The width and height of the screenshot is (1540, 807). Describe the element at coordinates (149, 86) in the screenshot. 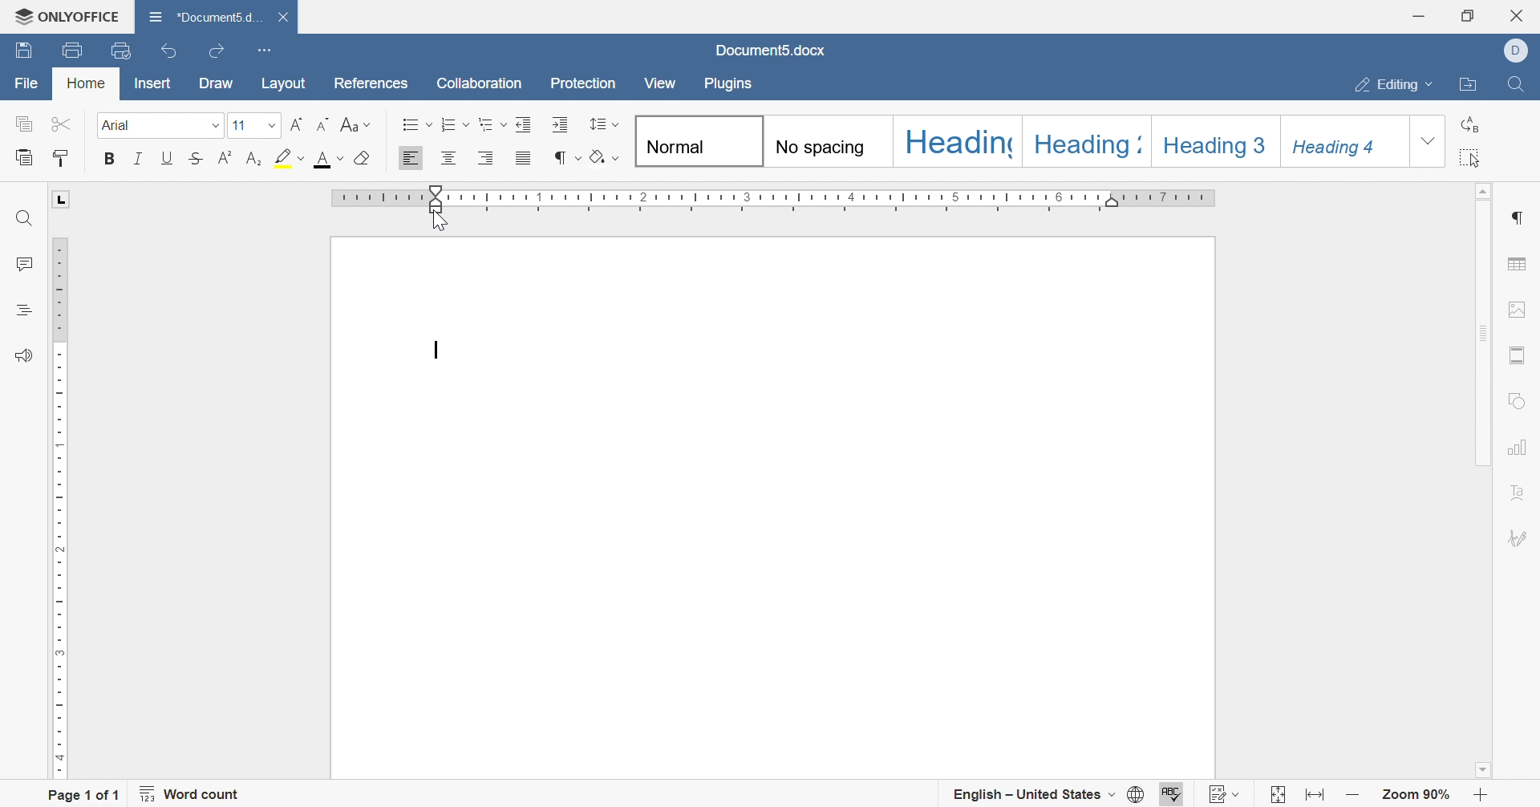

I see `insert` at that location.